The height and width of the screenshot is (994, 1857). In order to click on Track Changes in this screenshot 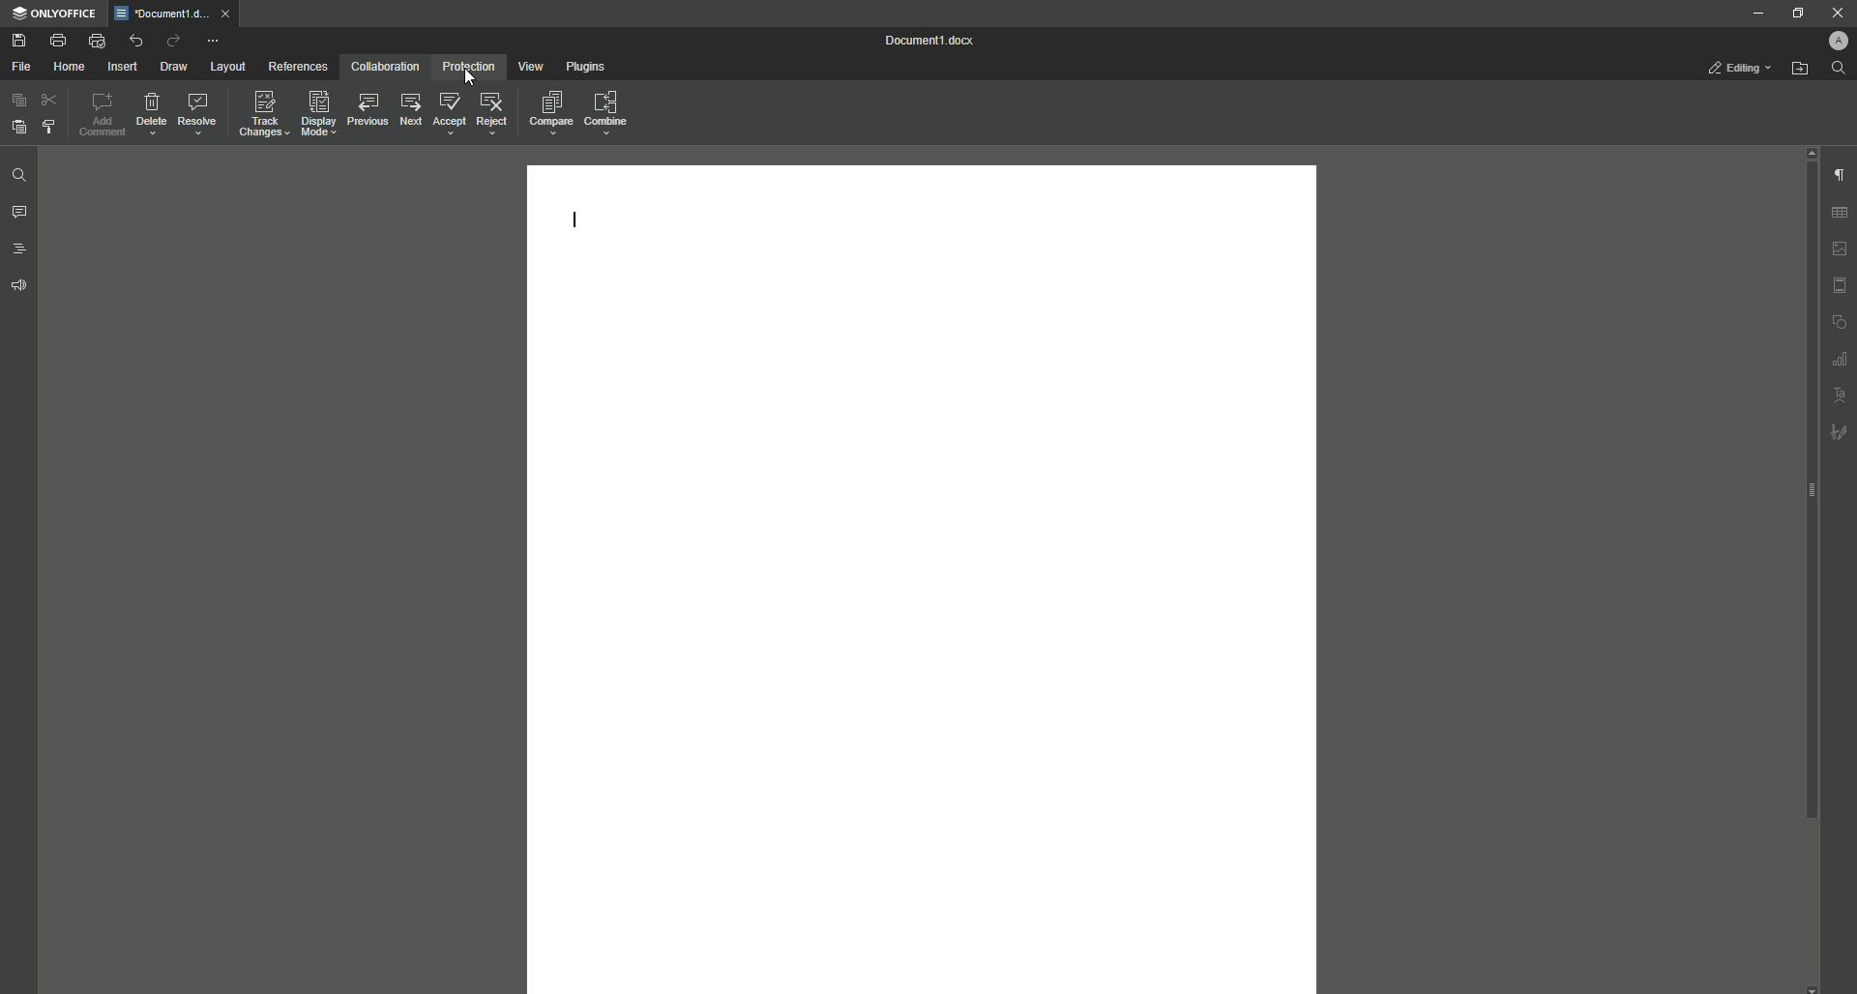, I will do `click(265, 115)`.